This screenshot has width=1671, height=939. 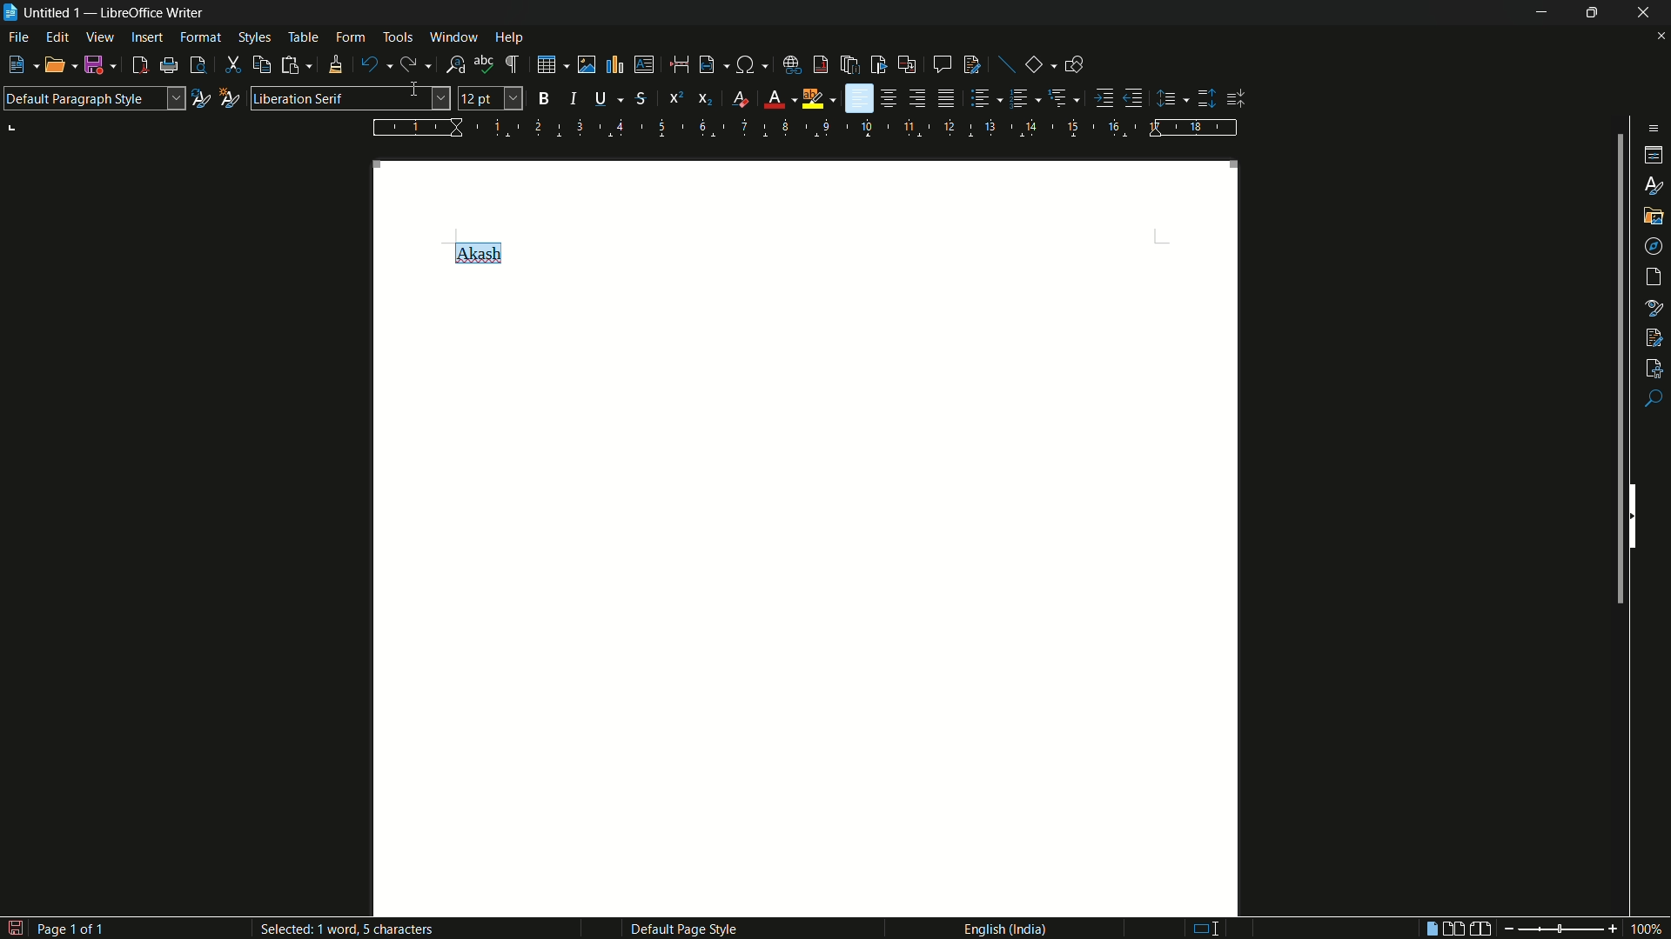 What do you see at coordinates (1021, 97) in the screenshot?
I see `toggle ordered list` at bounding box center [1021, 97].